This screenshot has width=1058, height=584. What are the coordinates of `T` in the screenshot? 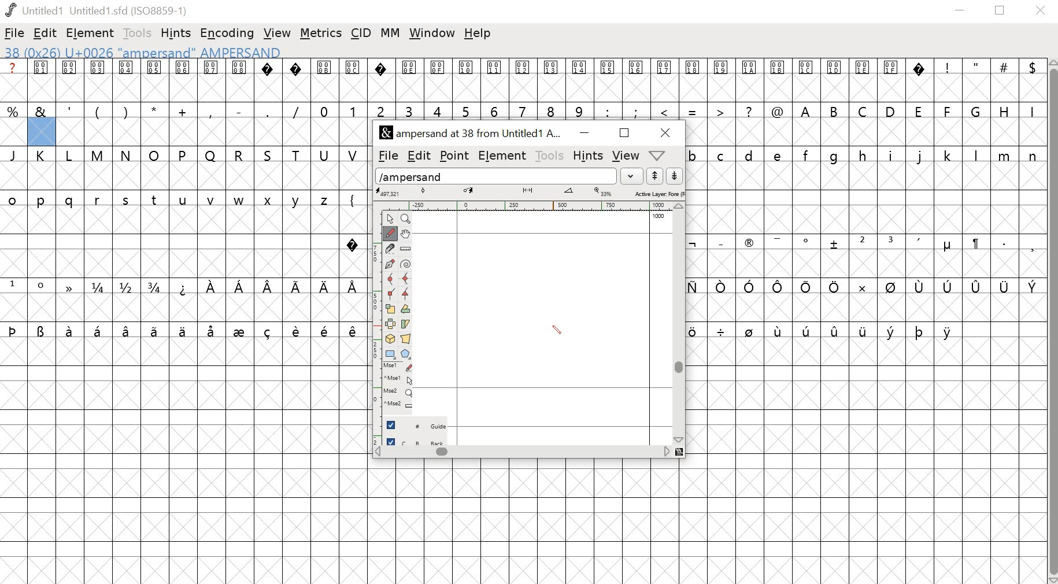 It's located at (299, 154).